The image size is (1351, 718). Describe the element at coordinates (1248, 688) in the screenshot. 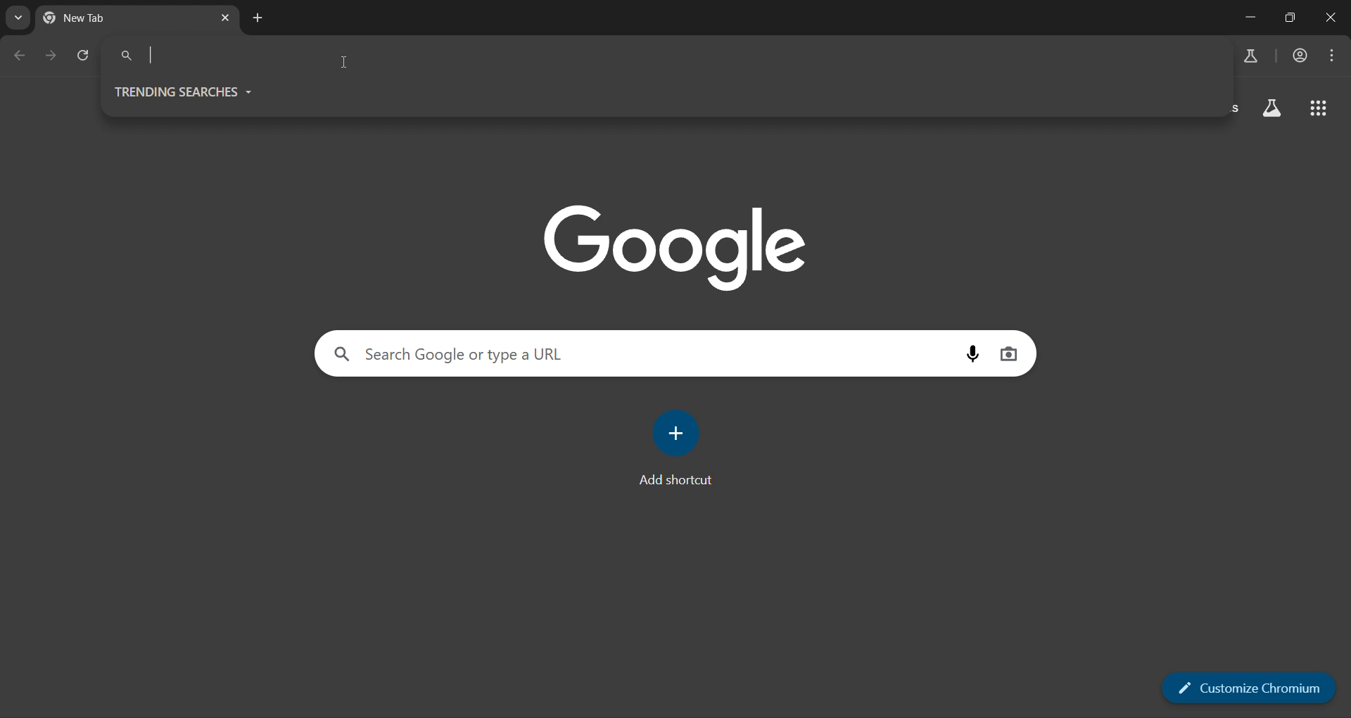

I see `customize chromium` at that location.